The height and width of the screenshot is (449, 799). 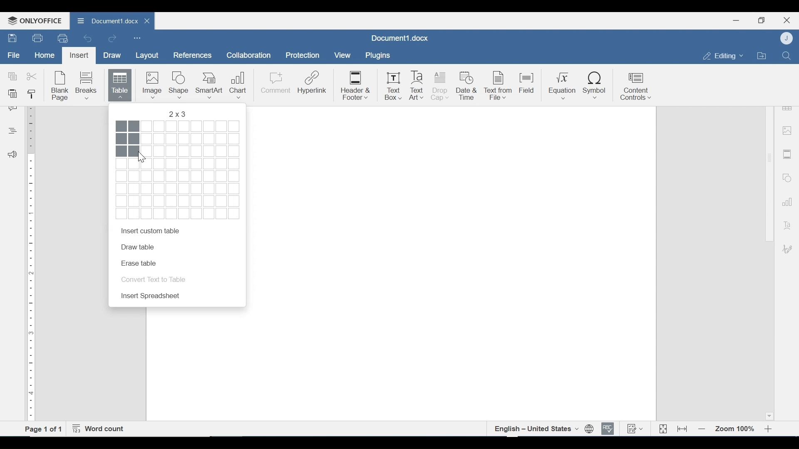 I want to click on Draw, so click(x=112, y=55).